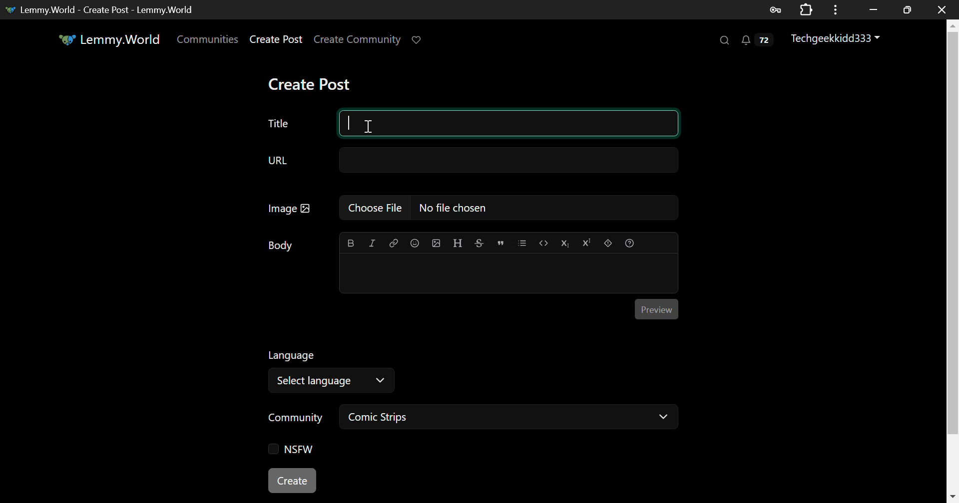  I want to click on Link, so click(394, 244).